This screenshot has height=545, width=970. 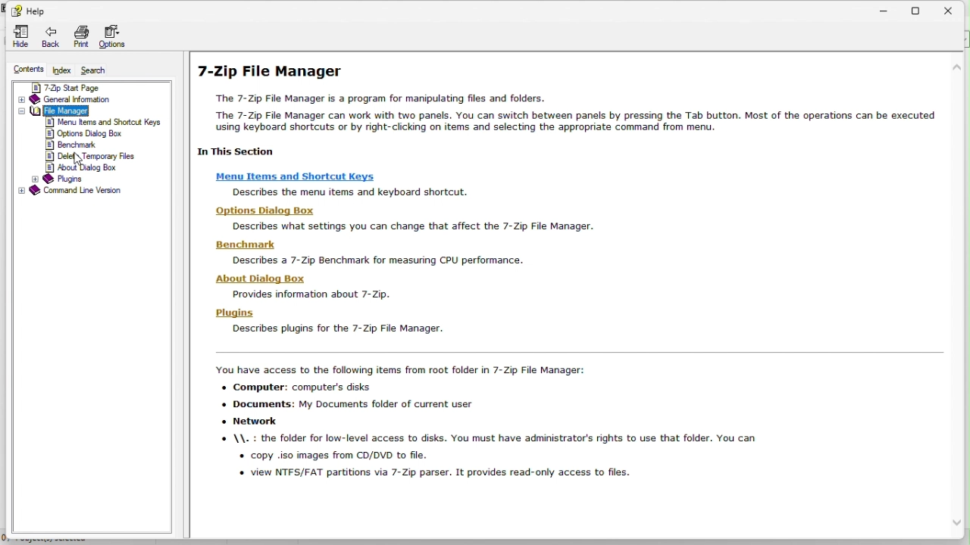 What do you see at coordinates (96, 168) in the screenshot?
I see `about dialog box` at bounding box center [96, 168].